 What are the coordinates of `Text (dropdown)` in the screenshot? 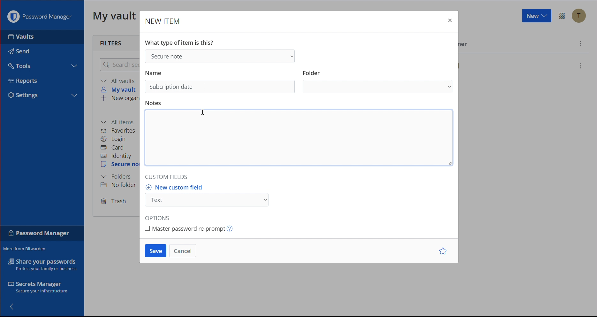 It's located at (209, 200).